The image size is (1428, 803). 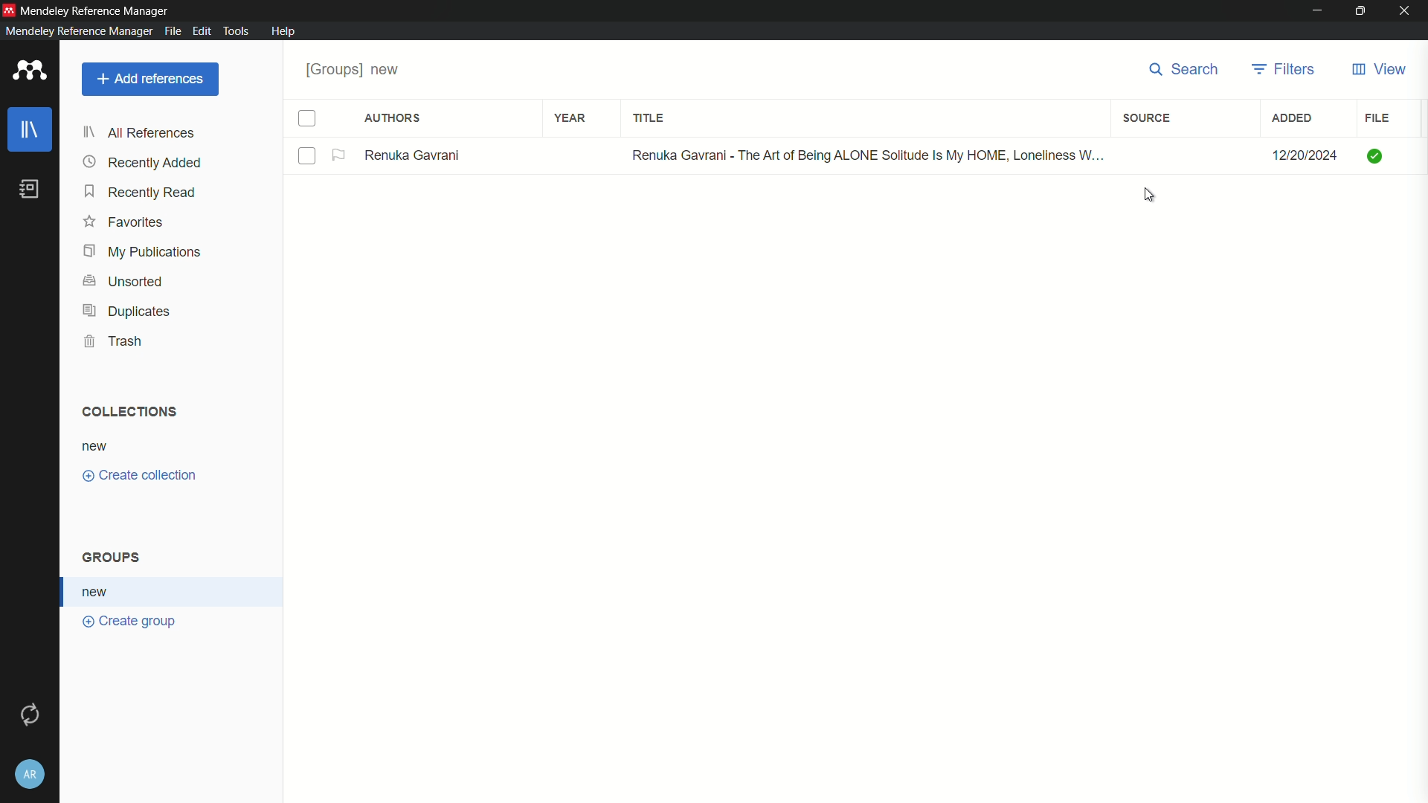 What do you see at coordinates (1293, 120) in the screenshot?
I see `added` at bounding box center [1293, 120].